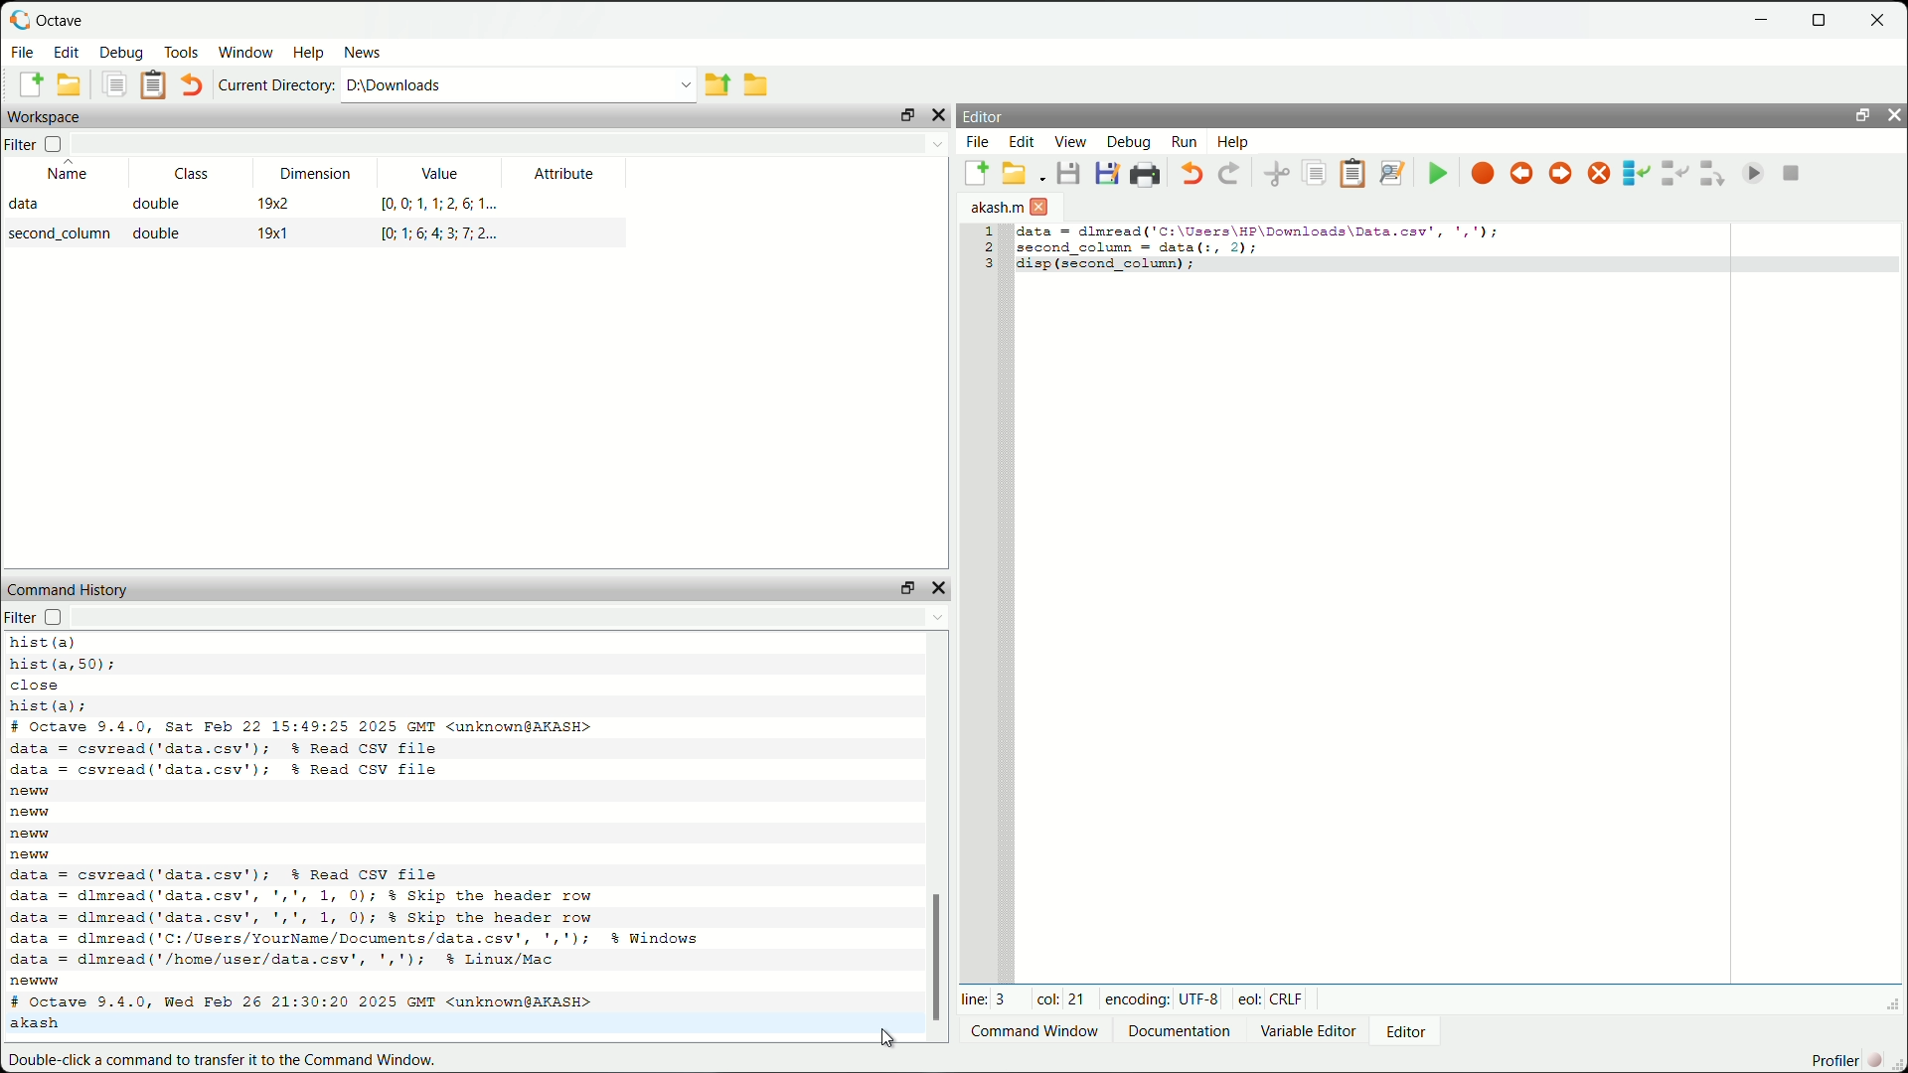 Image resolution: width=1908 pixels, height=1073 pixels. Describe the element at coordinates (1163, 997) in the screenshot. I see `encoding: UTF-8` at that location.